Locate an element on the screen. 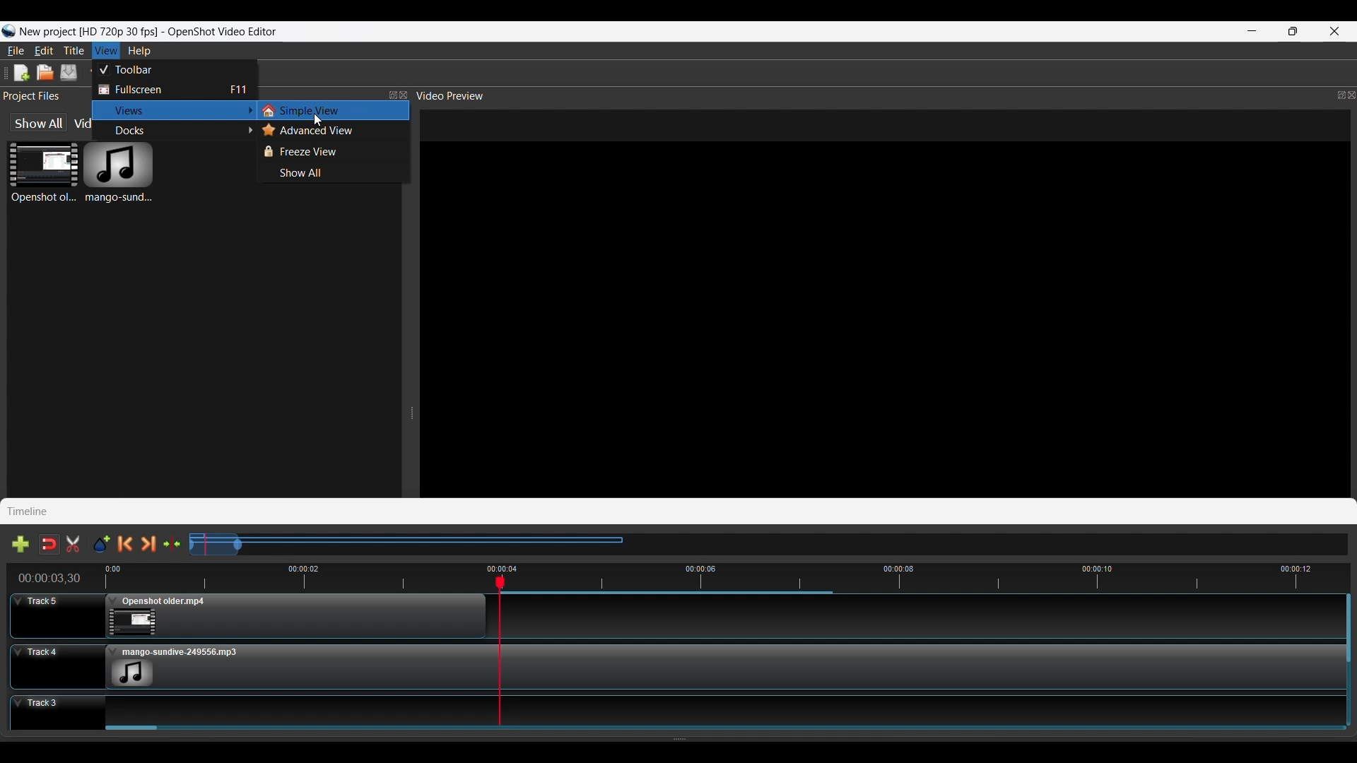  Timeline Preview is located at coordinates (681, 576).